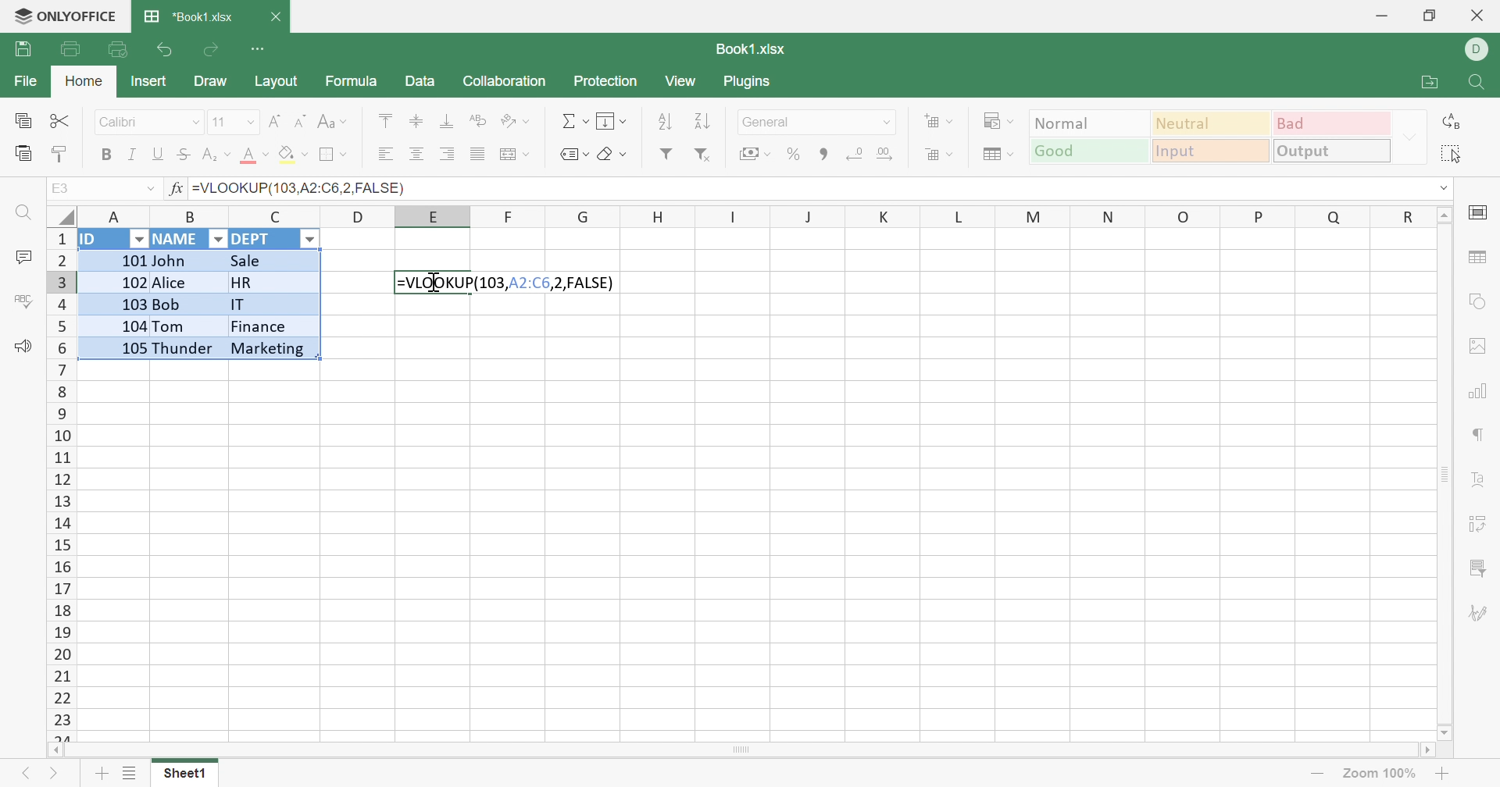 Image resolution: width=1500 pixels, height=787 pixels. What do you see at coordinates (888, 155) in the screenshot?
I see `Increase decimal` at bounding box center [888, 155].